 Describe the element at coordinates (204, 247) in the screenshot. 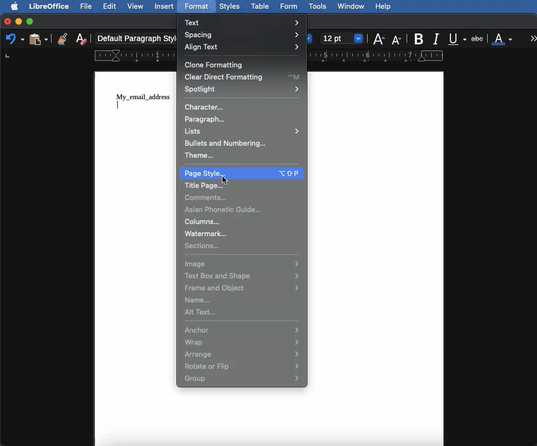

I see `Sections` at that location.